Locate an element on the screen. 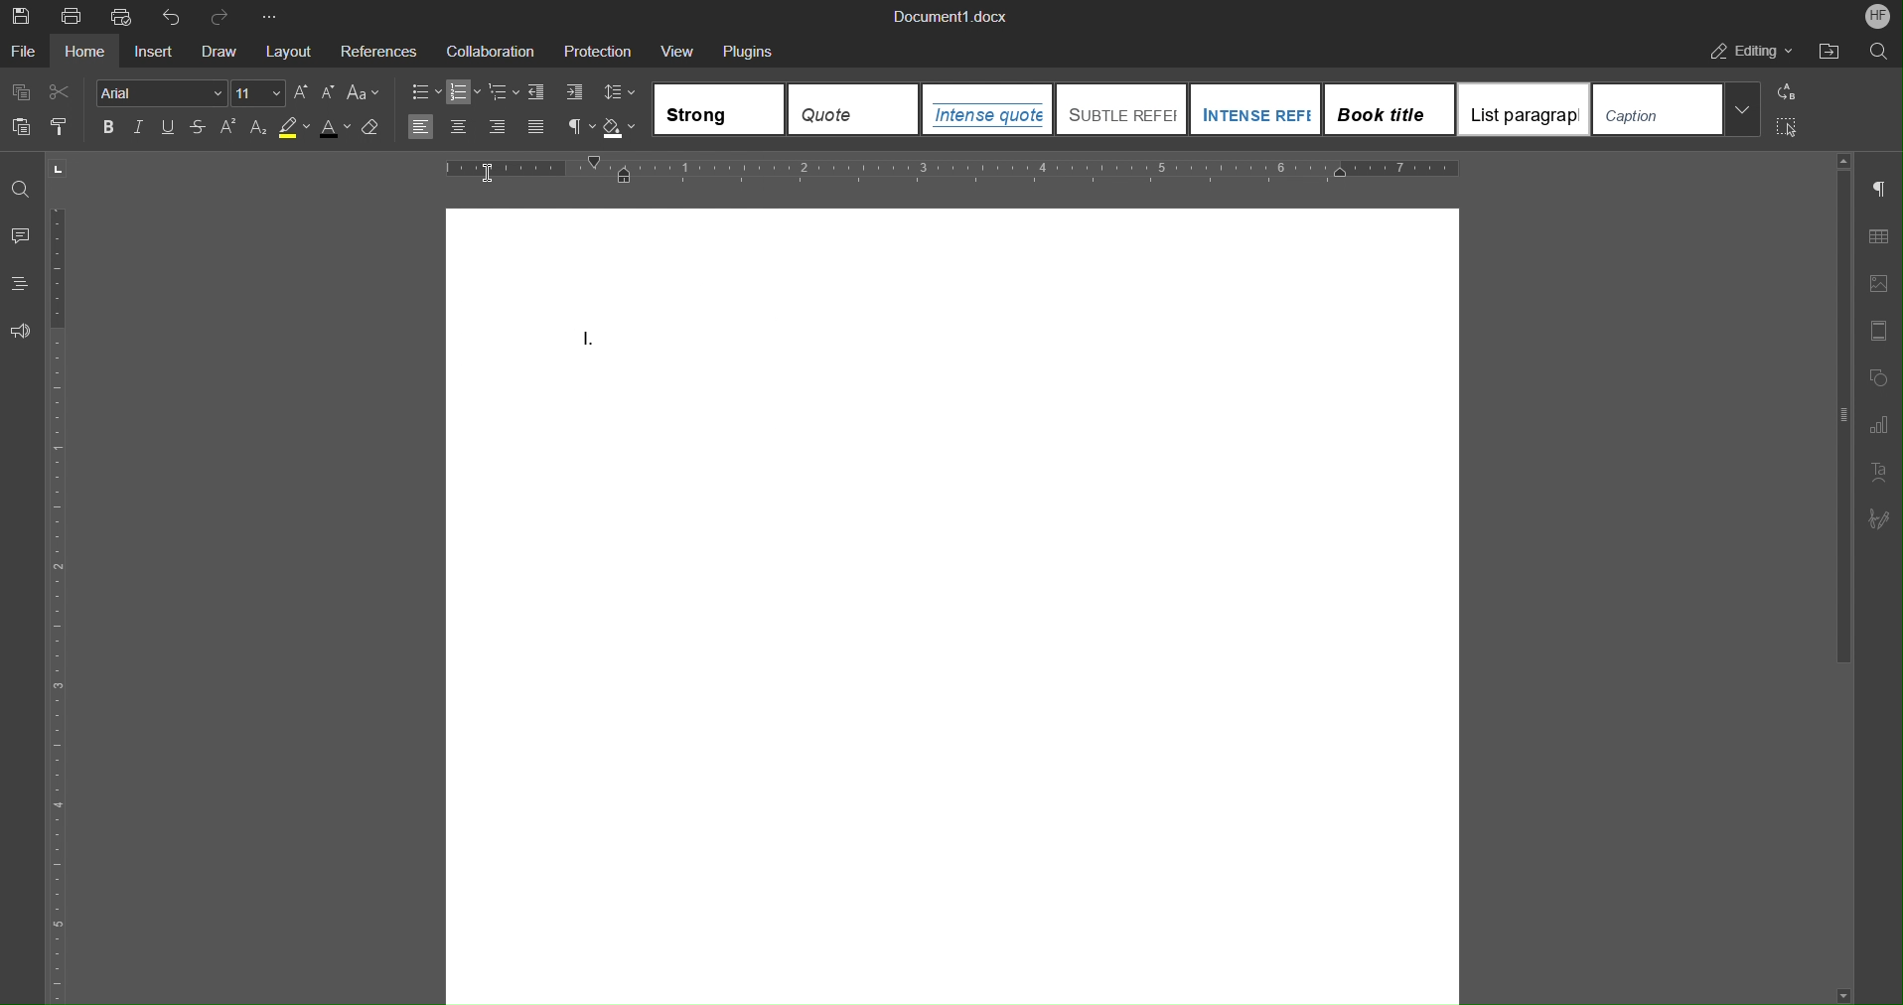 This screenshot has height=1005, width=1903. Draw is located at coordinates (219, 52).